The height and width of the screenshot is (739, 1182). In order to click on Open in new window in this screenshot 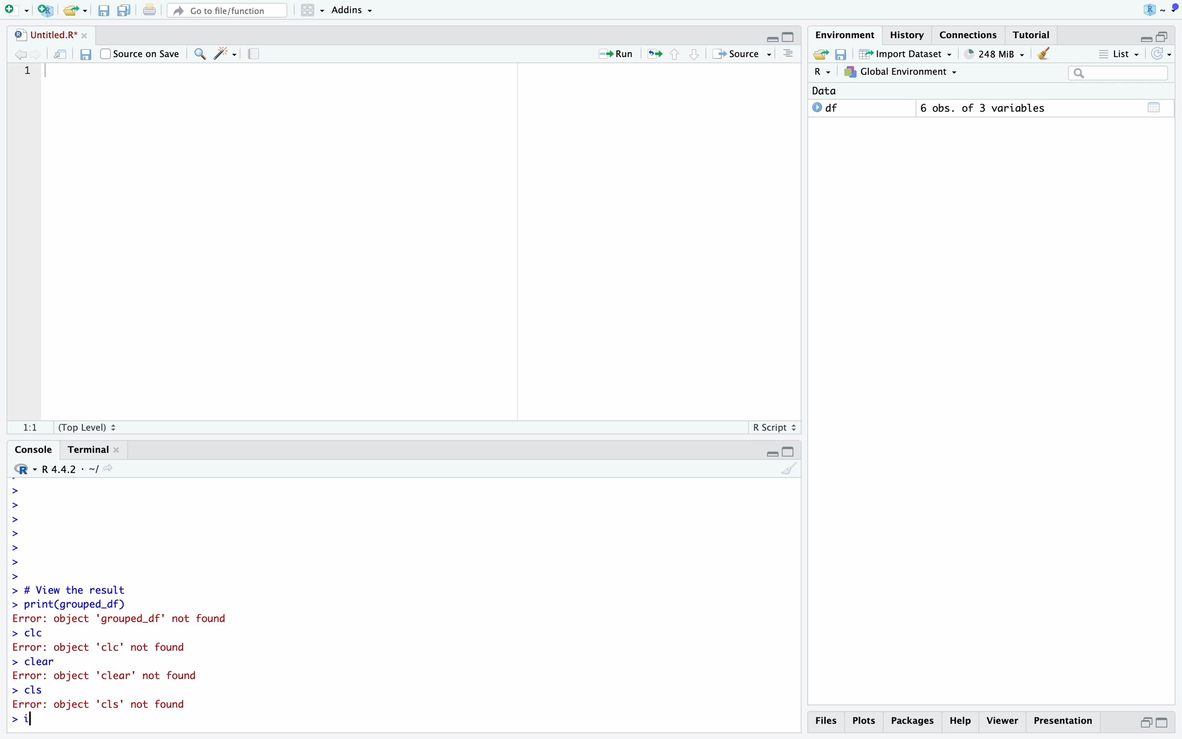, I will do `click(62, 54)`.